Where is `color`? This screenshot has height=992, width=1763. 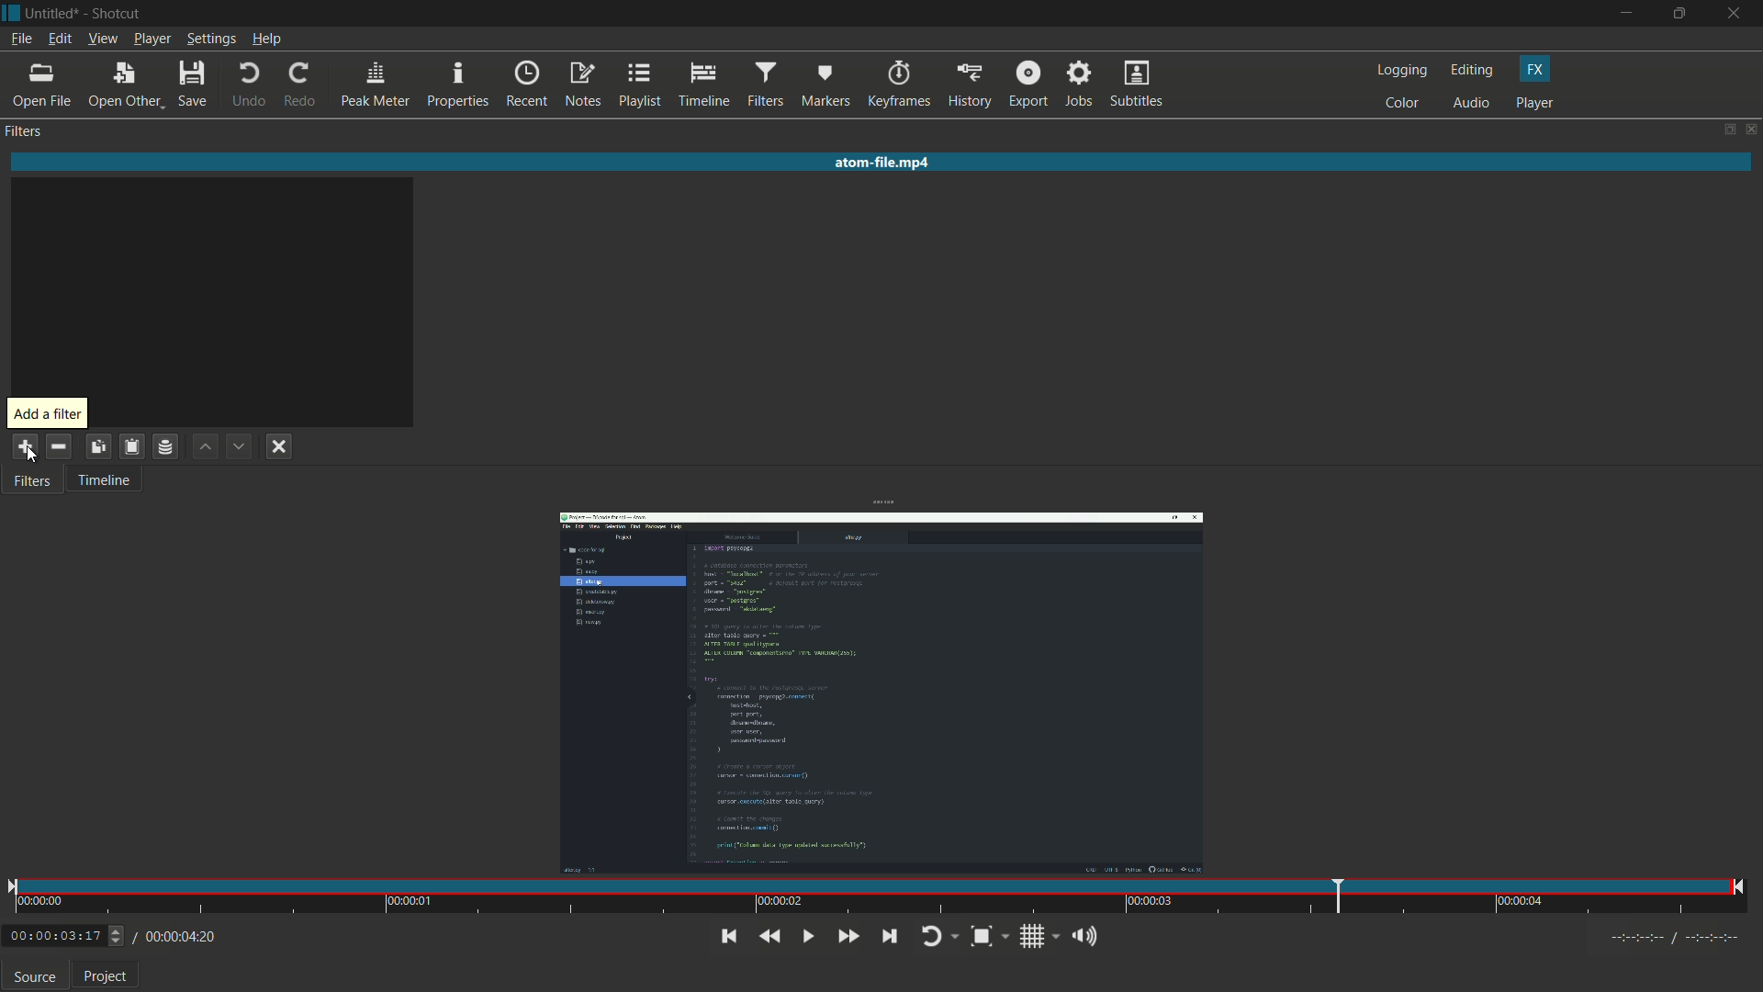 color is located at coordinates (1402, 104).